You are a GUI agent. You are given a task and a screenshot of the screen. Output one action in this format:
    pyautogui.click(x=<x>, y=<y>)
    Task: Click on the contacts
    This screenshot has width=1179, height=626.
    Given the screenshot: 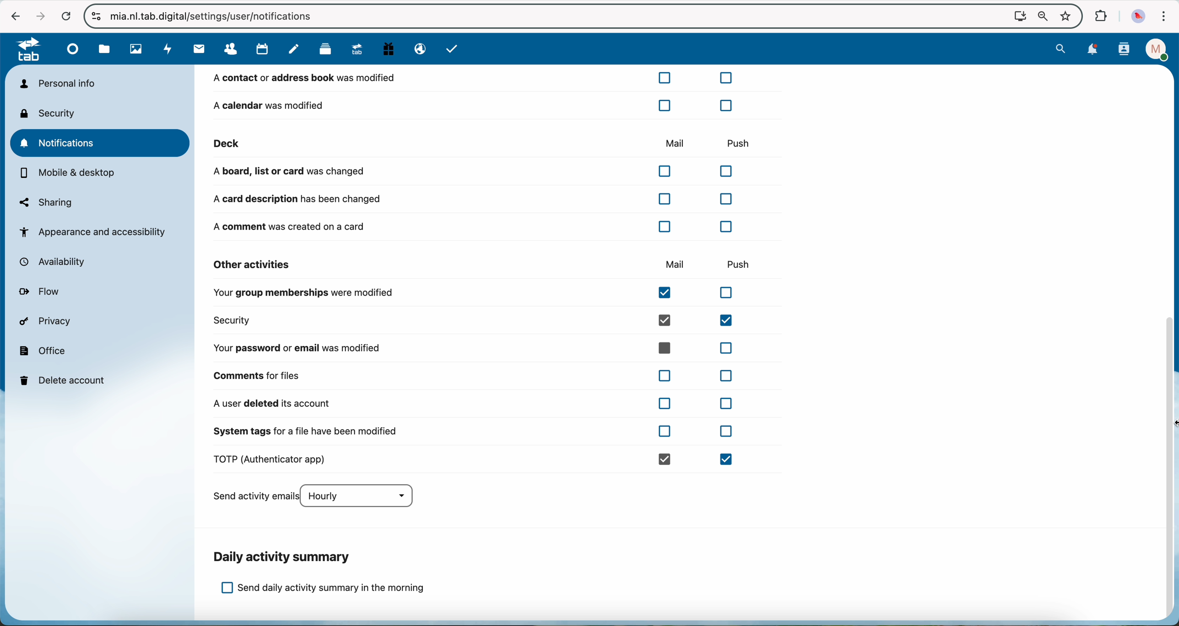 What is the action you would take?
    pyautogui.click(x=233, y=49)
    